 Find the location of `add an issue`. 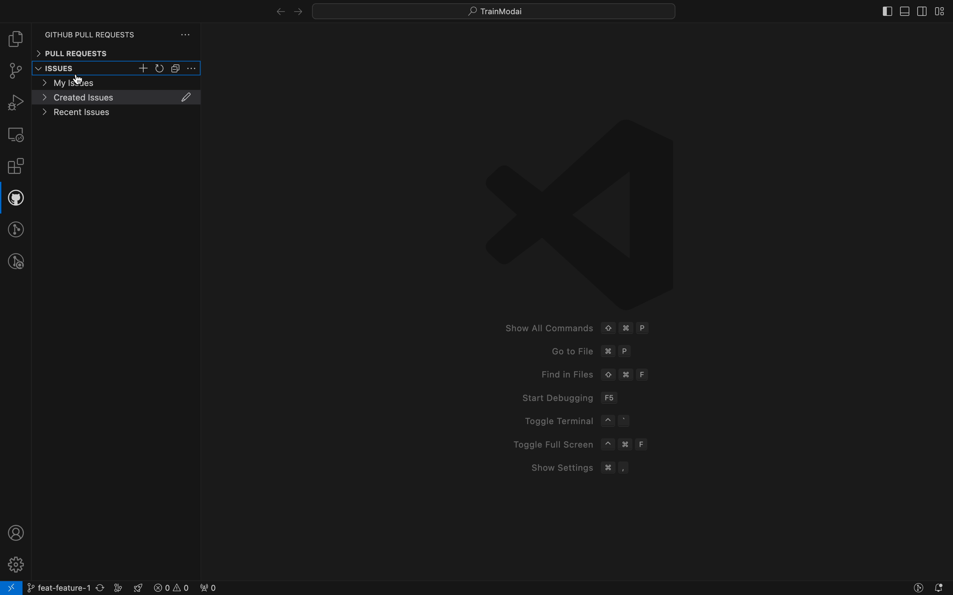

add an issue is located at coordinates (144, 68).